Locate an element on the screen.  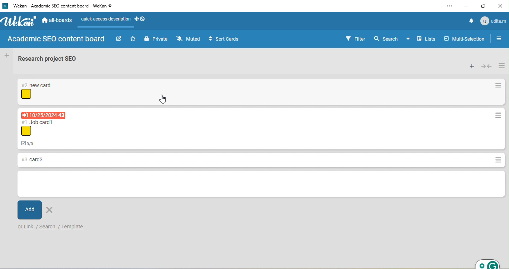
0/0 is located at coordinates (30, 143).